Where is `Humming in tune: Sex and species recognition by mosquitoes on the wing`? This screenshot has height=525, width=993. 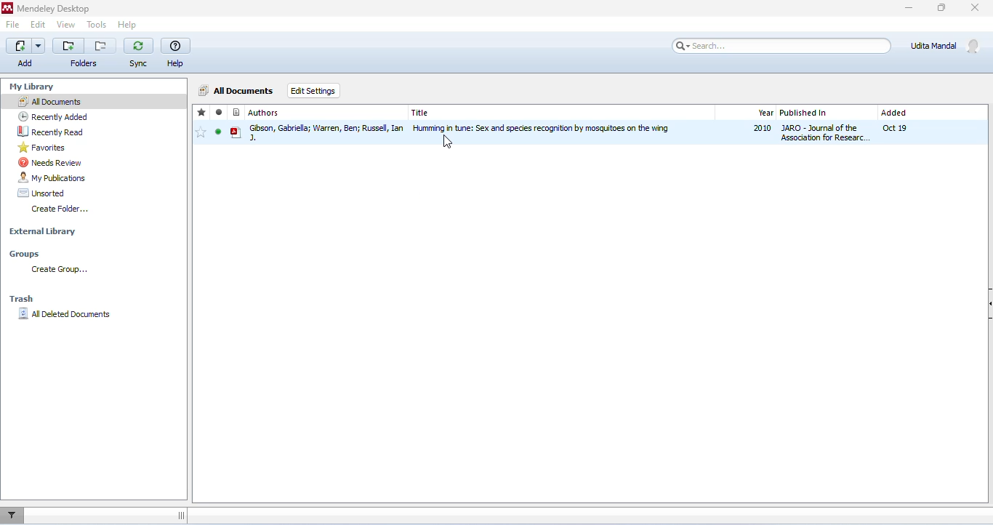
Humming in tune: Sex and species recognition by mosquitoes on the wing is located at coordinates (547, 129).